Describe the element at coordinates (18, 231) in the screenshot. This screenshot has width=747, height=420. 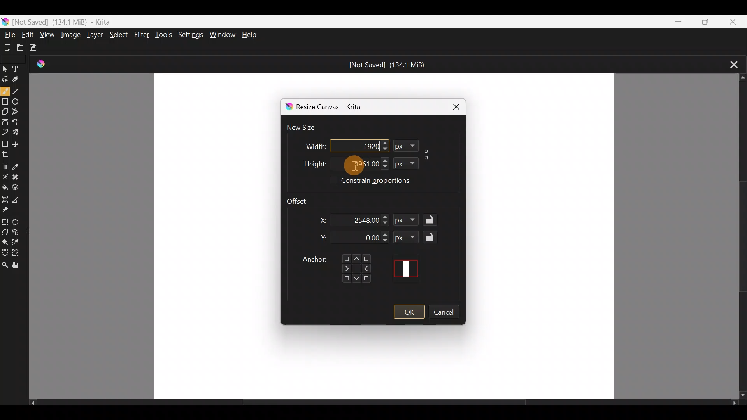
I see `Freehand selection tool` at that location.